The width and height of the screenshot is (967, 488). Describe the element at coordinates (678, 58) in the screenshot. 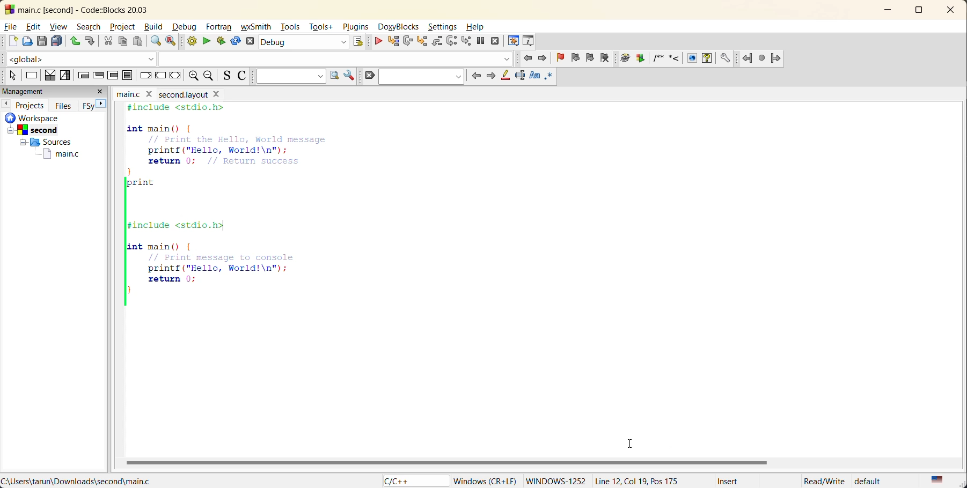

I see `doxyblocks reference` at that location.